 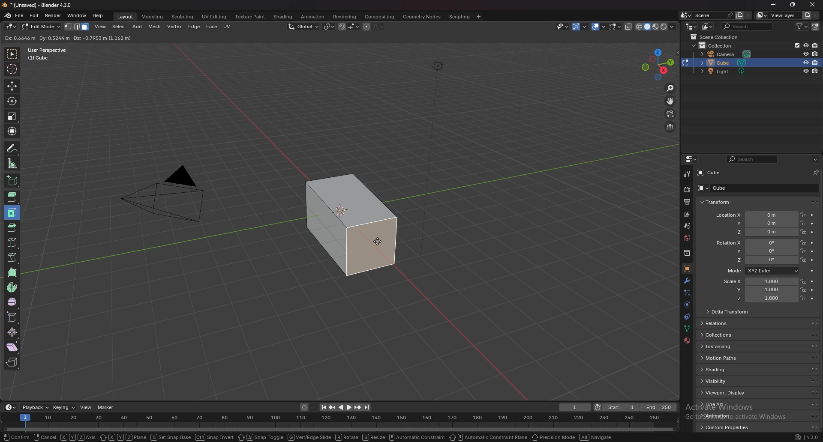 I want to click on exclude from view layer, so click(x=795, y=45).